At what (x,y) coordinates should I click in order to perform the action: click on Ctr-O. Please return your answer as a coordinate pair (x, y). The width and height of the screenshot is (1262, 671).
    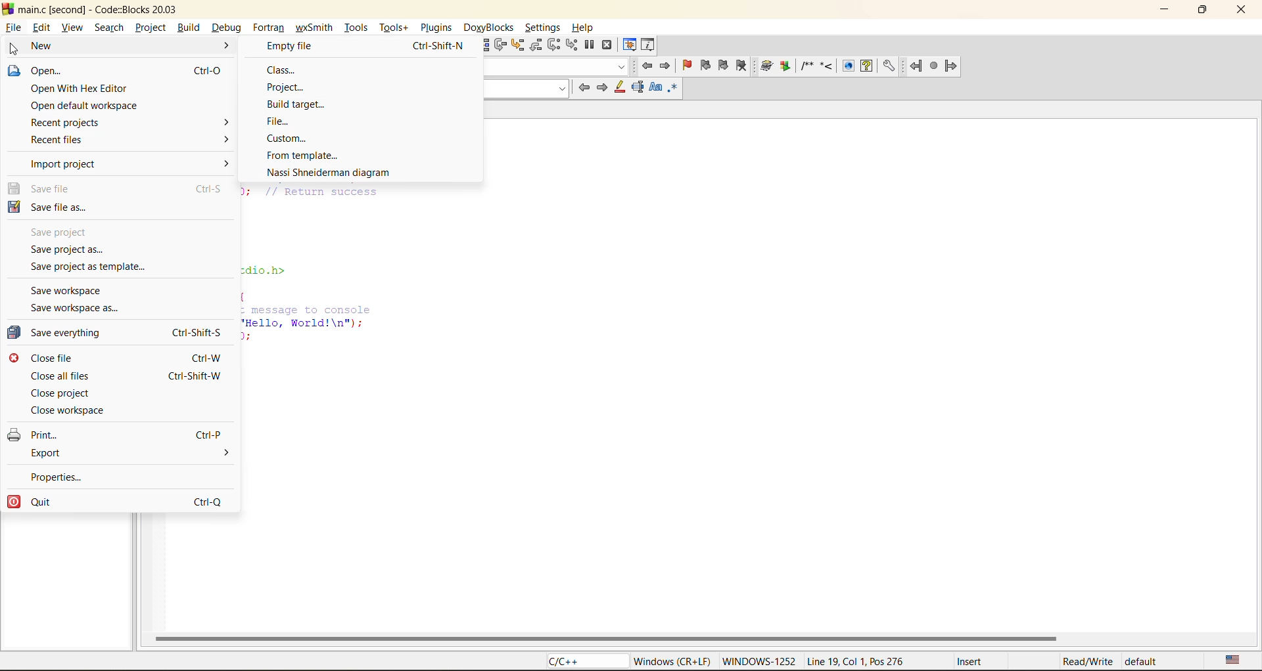
    Looking at the image, I should click on (203, 70).